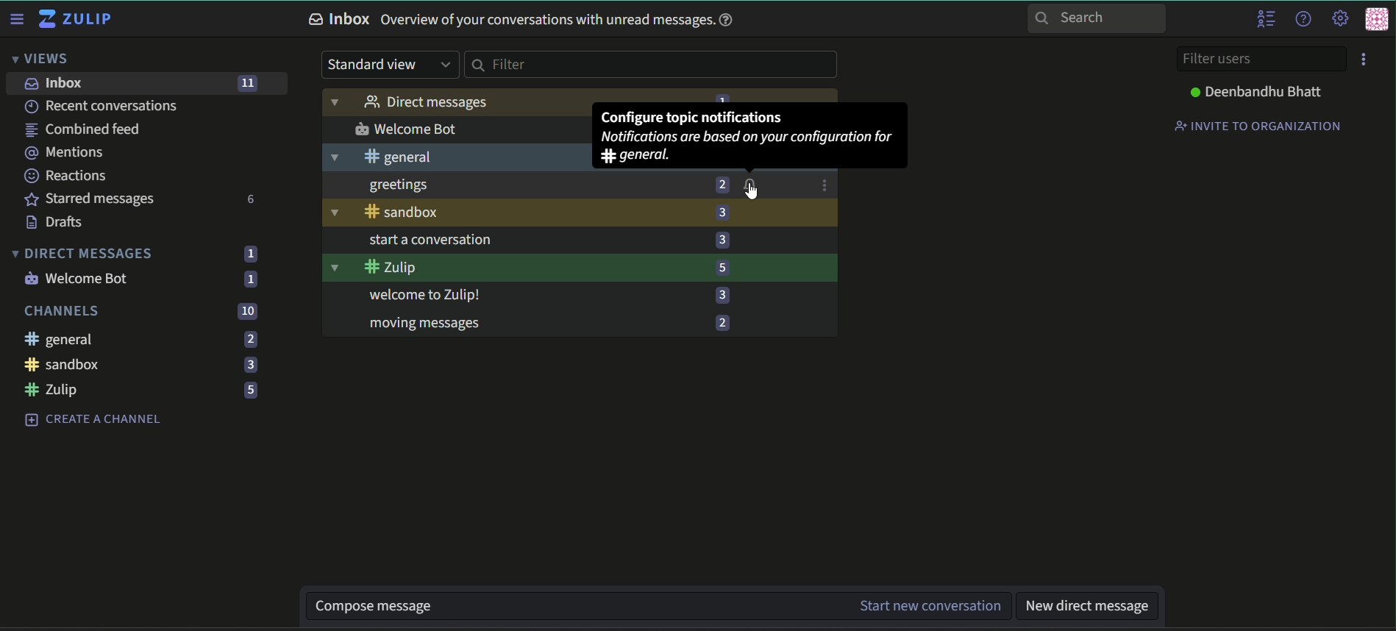 Image resolution: width=1396 pixels, height=631 pixels. I want to click on inbox, so click(57, 85).